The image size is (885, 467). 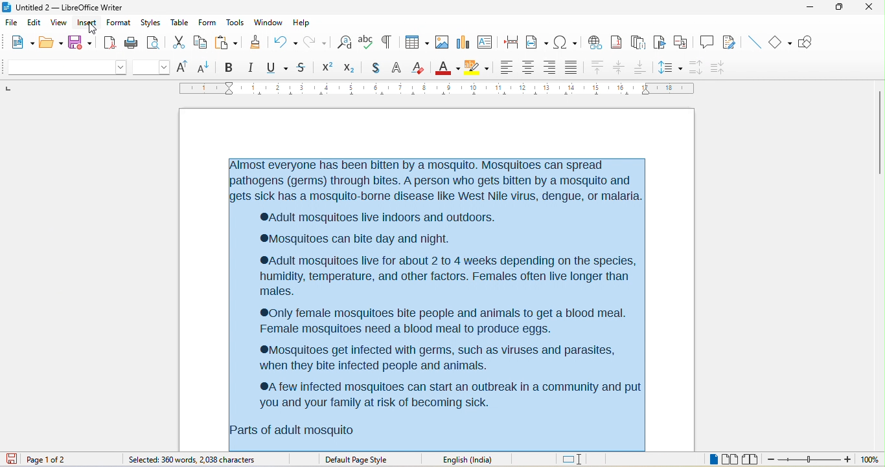 I want to click on center vertically, so click(x=619, y=67).